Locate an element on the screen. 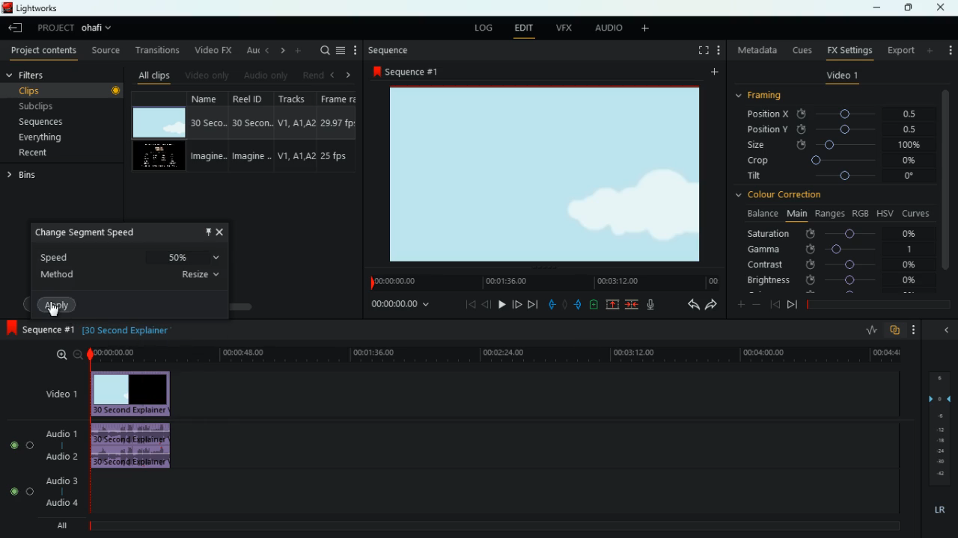 Image resolution: width=958 pixels, height=538 pixels. pin is located at coordinates (206, 231).